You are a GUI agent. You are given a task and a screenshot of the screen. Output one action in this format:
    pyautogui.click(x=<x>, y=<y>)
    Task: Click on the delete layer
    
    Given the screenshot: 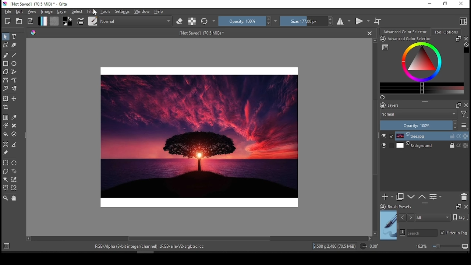 What is the action you would take?
    pyautogui.click(x=464, y=196)
    